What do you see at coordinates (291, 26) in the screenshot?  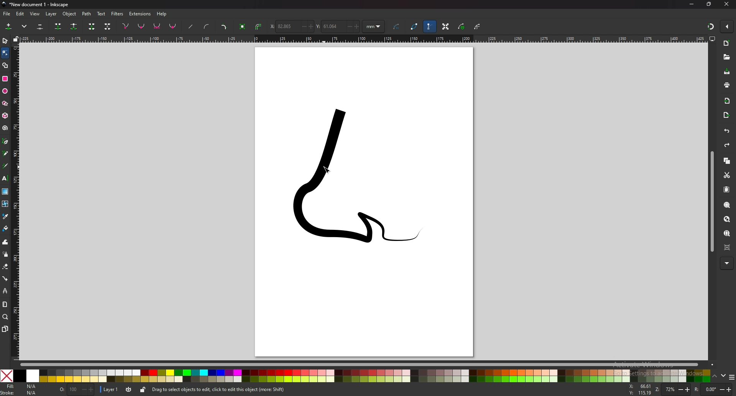 I see `x coordinates` at bounding box center [291, 26].